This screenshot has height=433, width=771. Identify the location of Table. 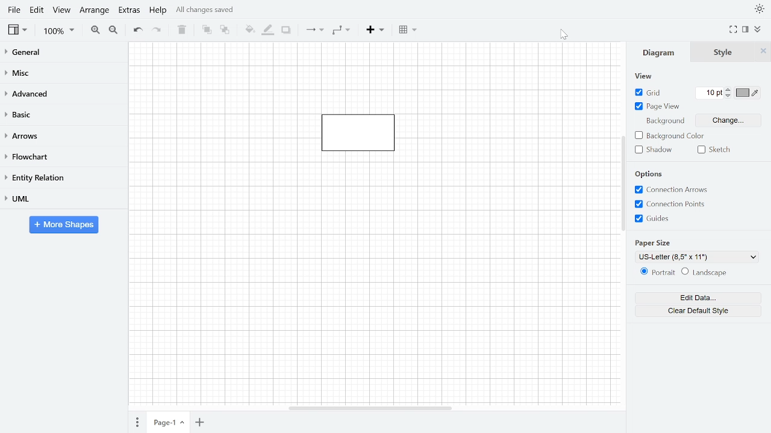
(410, 30).